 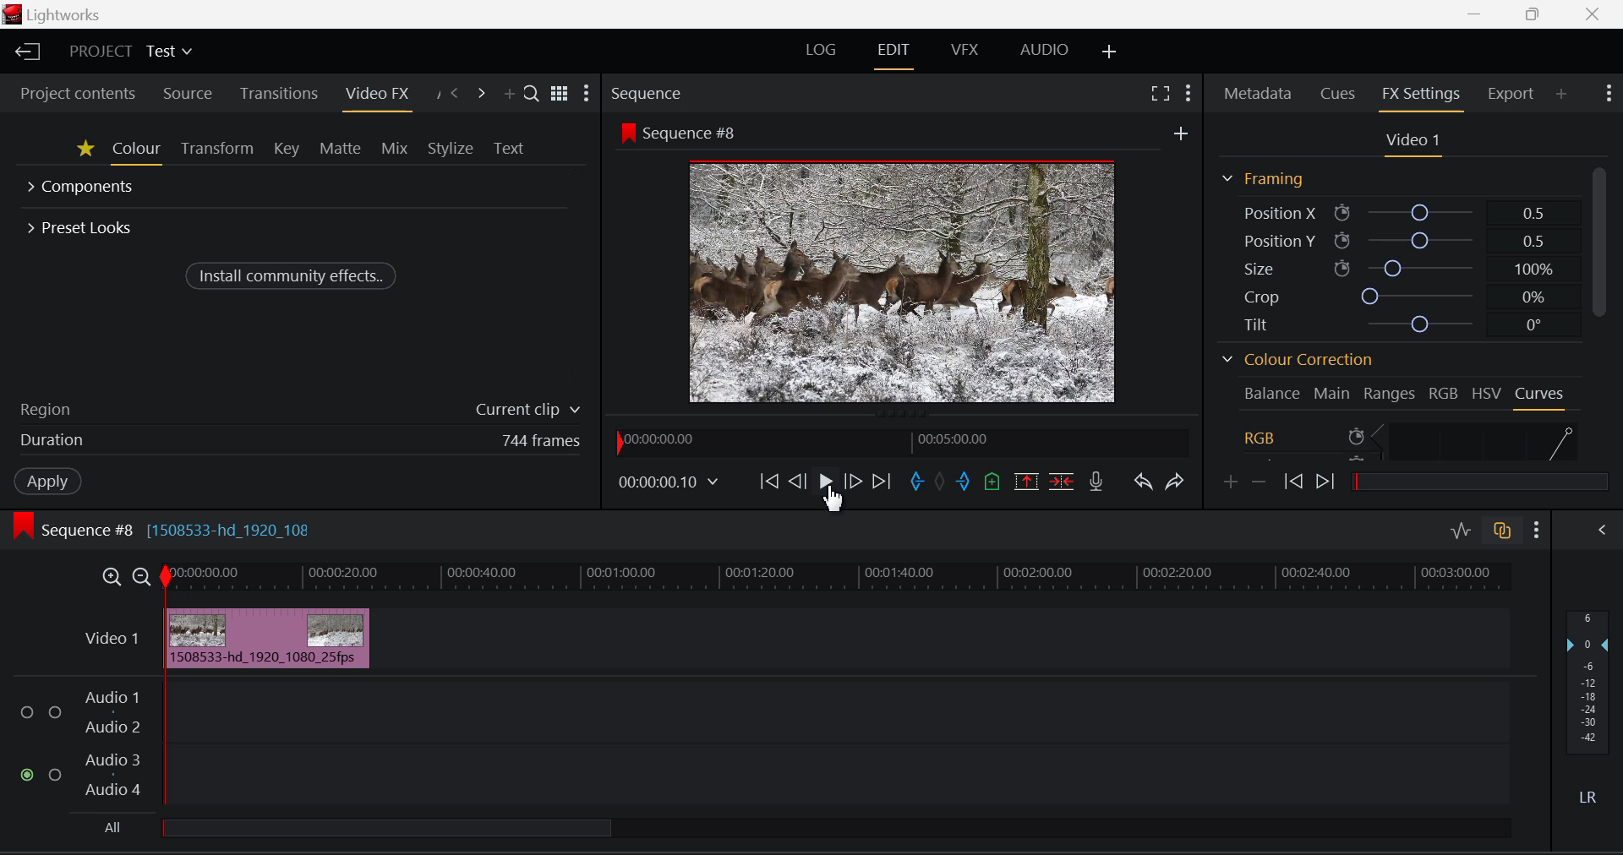 I want to click on Transitions, so click(x=278, y=93).